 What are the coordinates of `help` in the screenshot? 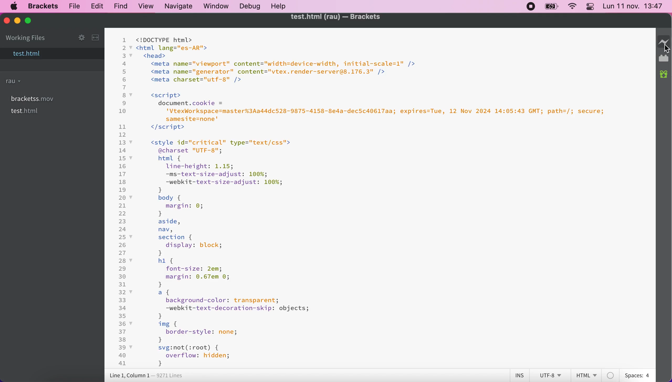 It's located at (281, 6).